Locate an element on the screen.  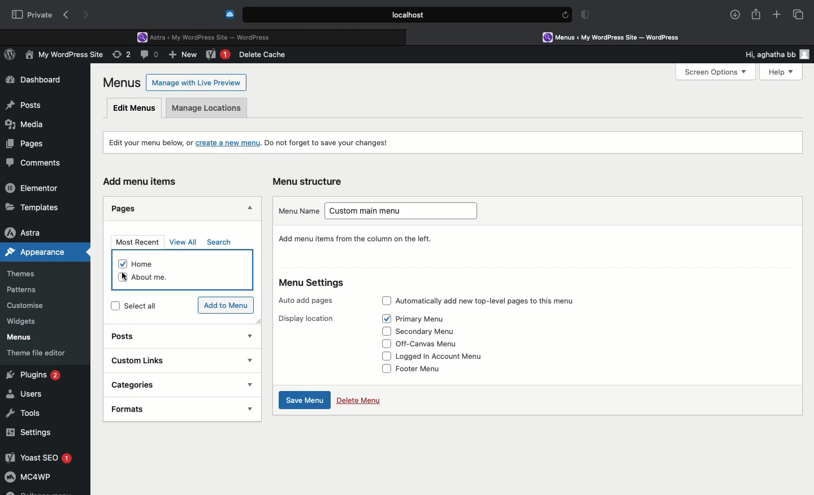
Hi, aghatha bb is located at coordinates (764, 53).